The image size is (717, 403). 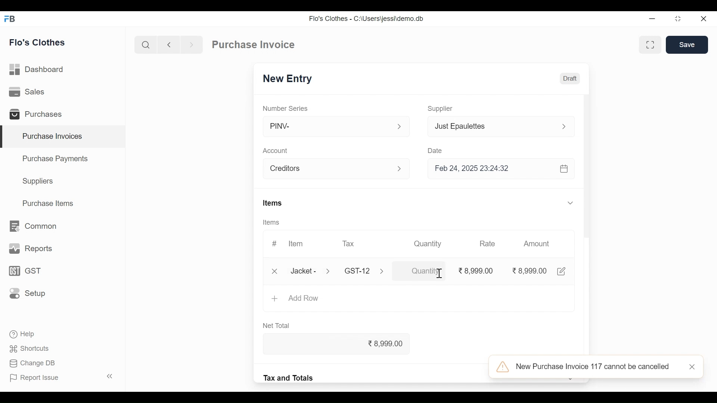 What do you see at coordinates (537, 244) in the screenshot?
I see `Amount` at bounding box center [537, 244].